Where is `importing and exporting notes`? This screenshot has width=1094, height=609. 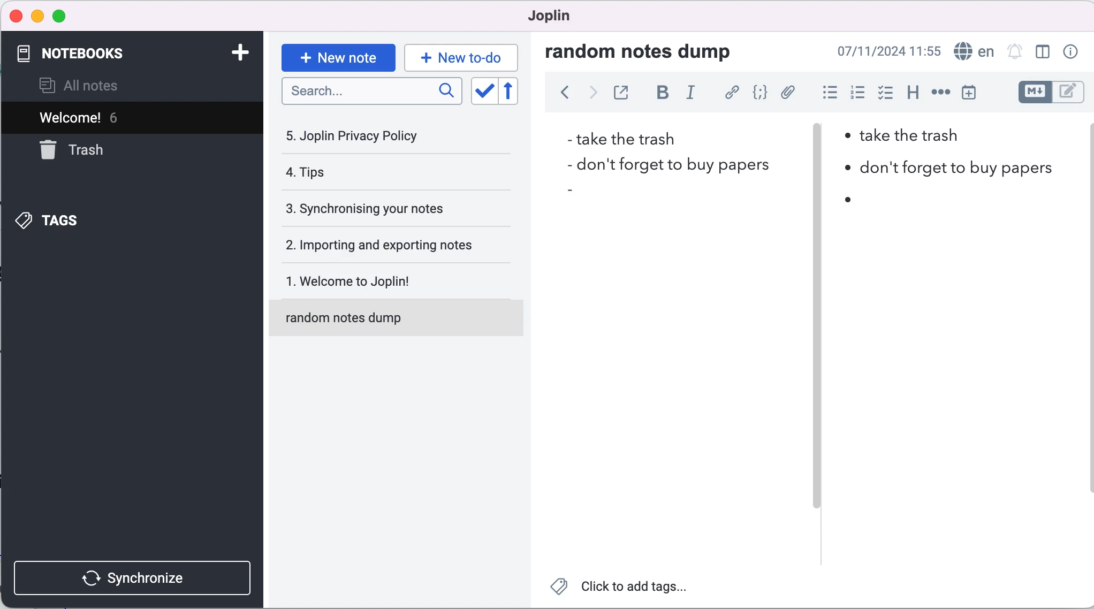
importing and exporting notes is located at coordinates (386, 244).